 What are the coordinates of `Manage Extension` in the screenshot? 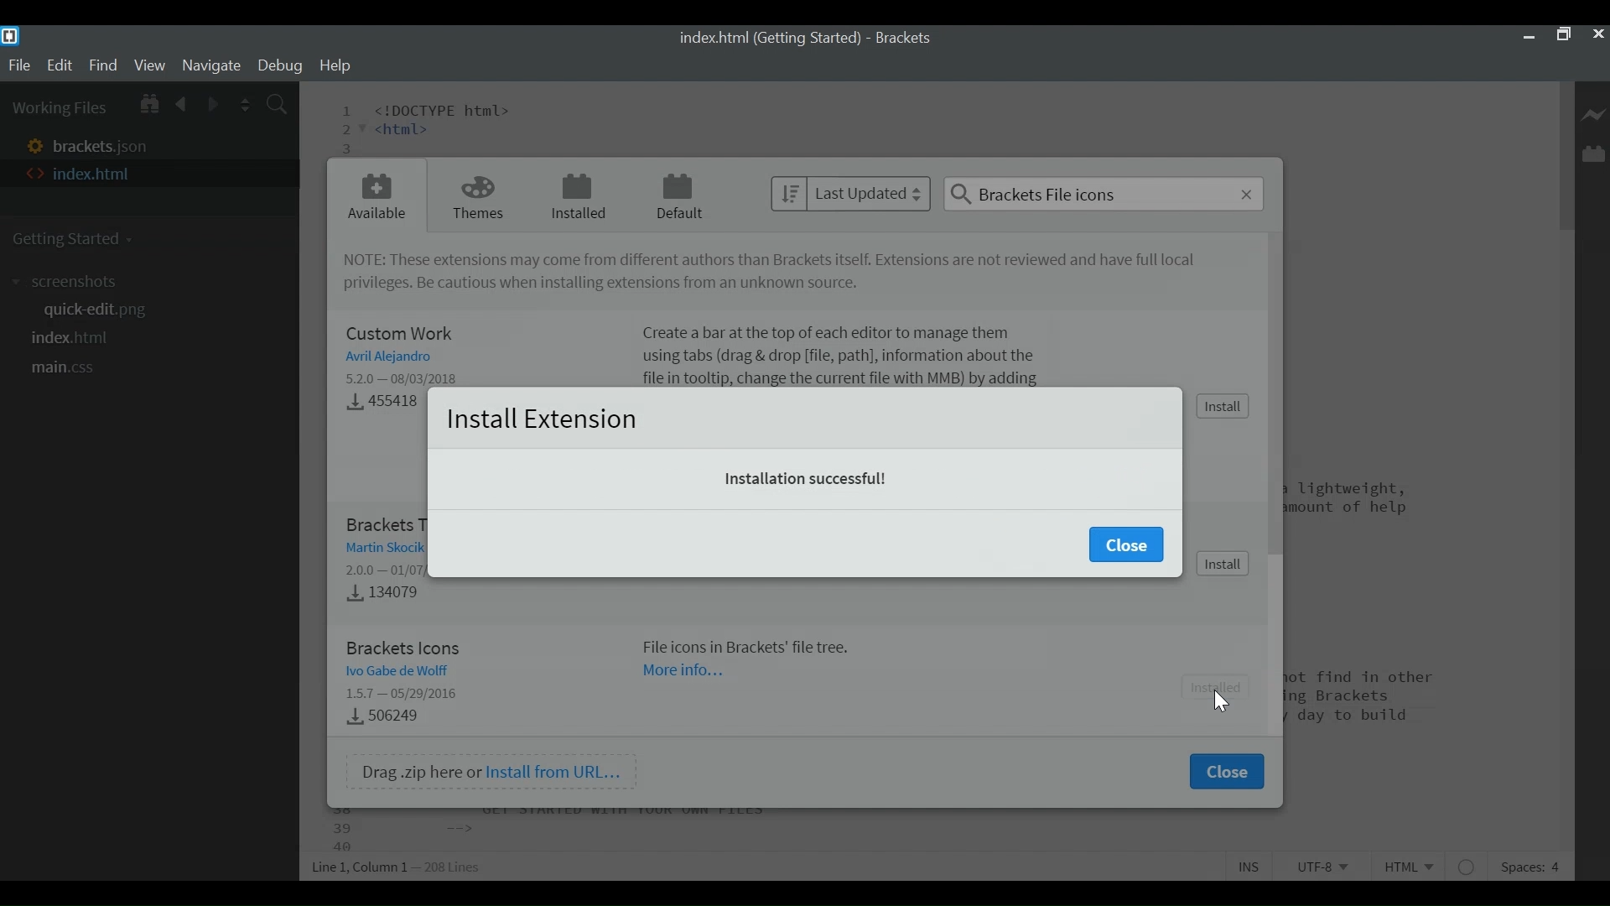 It's located at (1592, 154).